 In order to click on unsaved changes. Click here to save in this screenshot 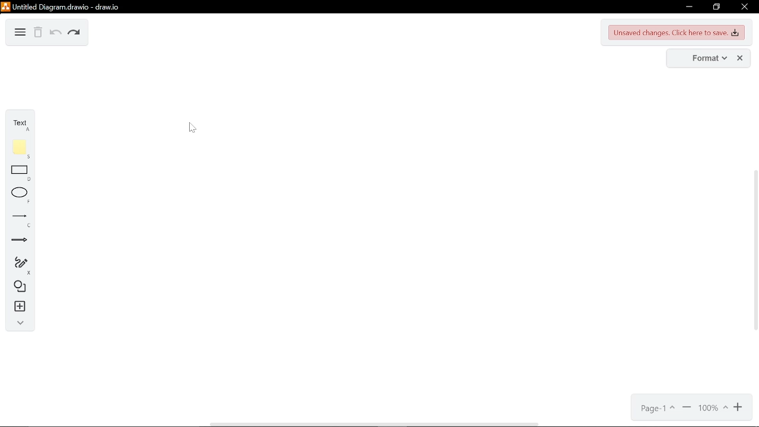, I will do `click(677, 33)`.